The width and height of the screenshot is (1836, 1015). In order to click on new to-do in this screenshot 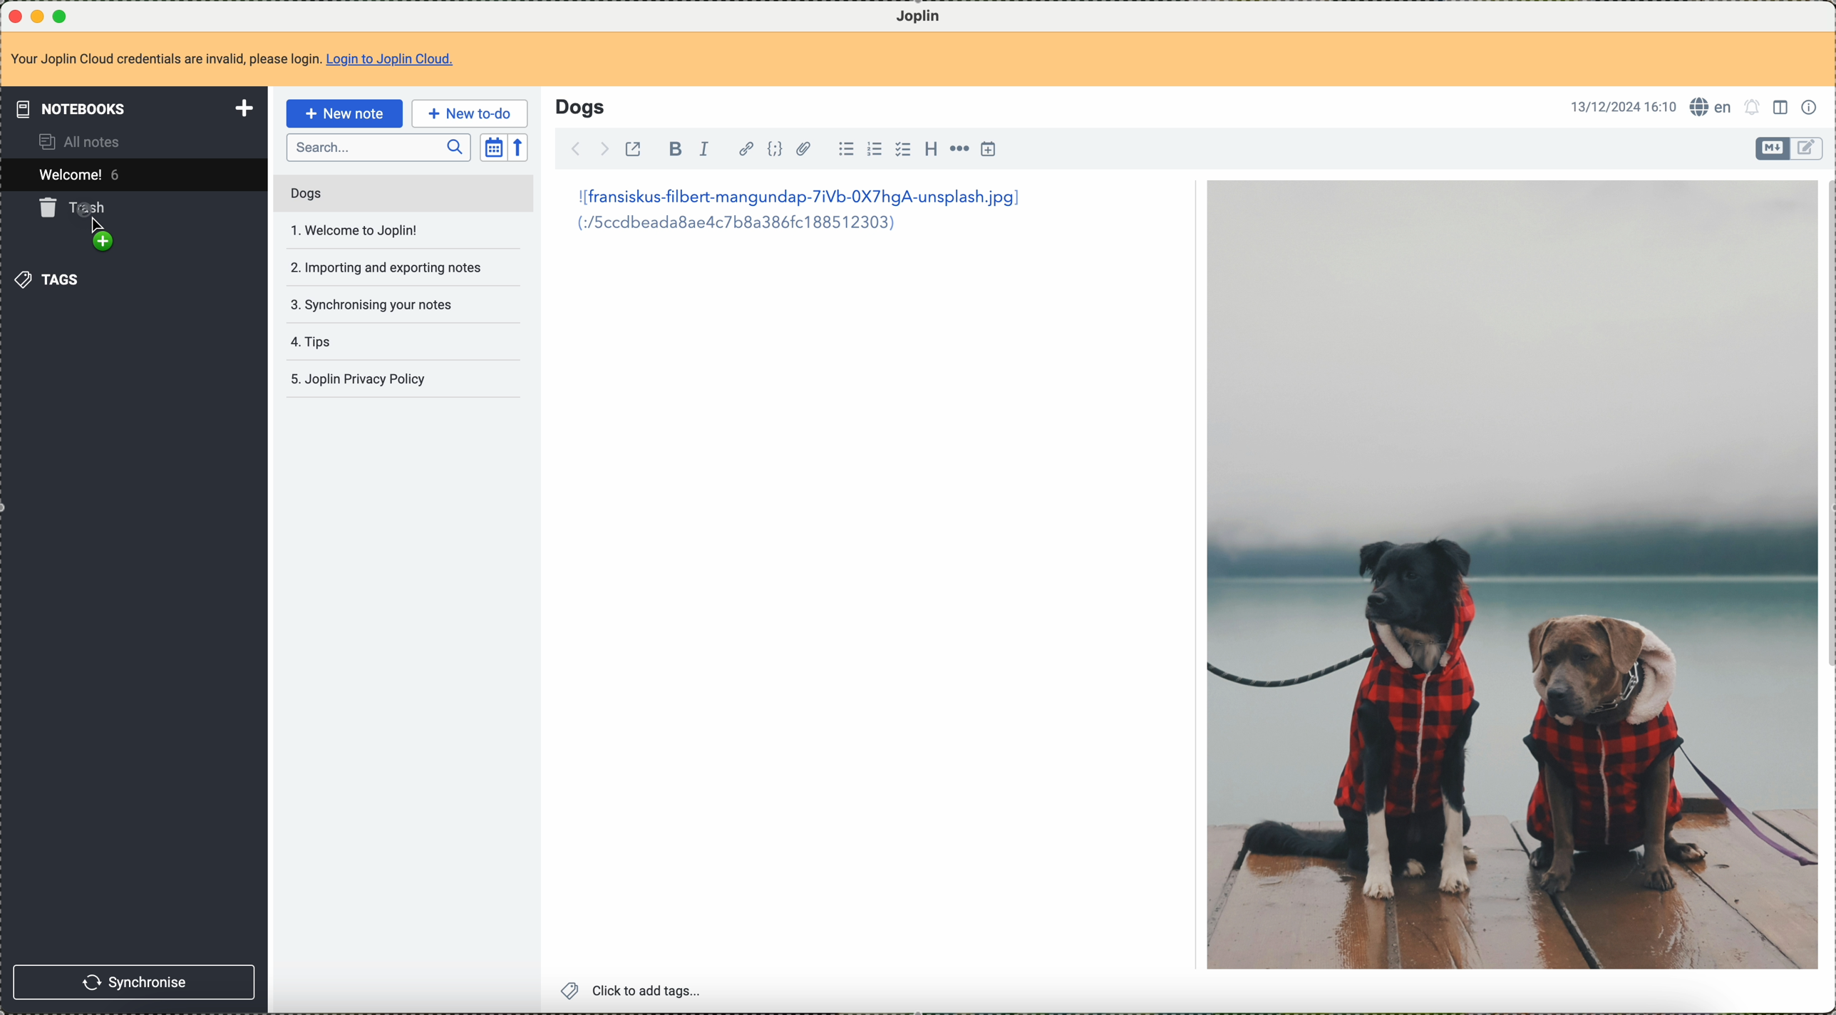, I will do `click(469, 113)`.